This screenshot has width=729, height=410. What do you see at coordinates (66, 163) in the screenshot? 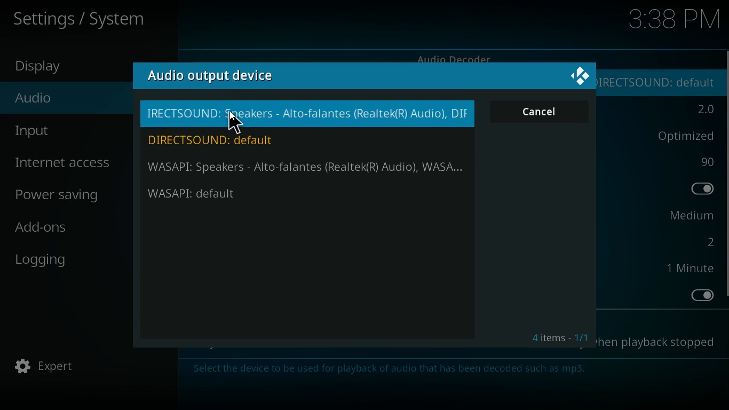
I see `internet access` at bounding box center [66, 163].